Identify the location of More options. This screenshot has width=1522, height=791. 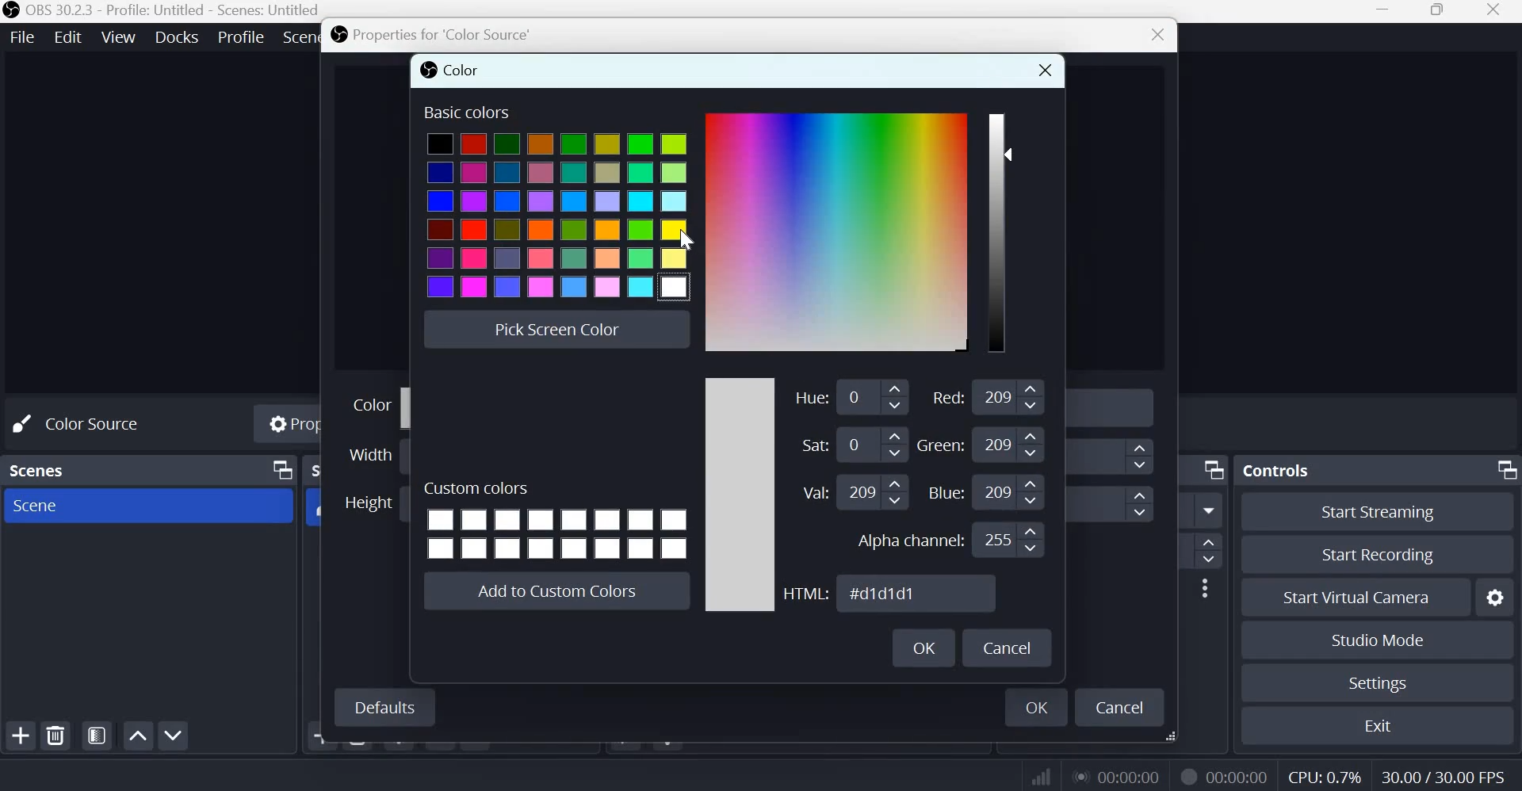
(1205, 588).